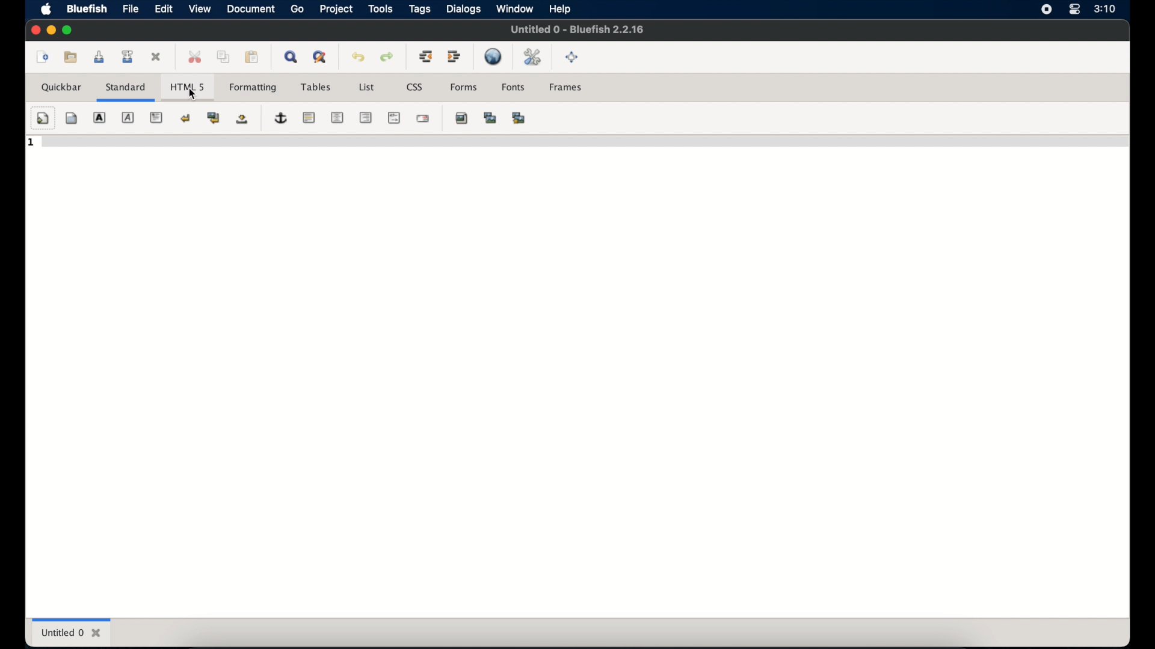 The image size is (1155, 649). Describe the element at coordinates (40, 56) in the screenshot. I see `new` at that location.